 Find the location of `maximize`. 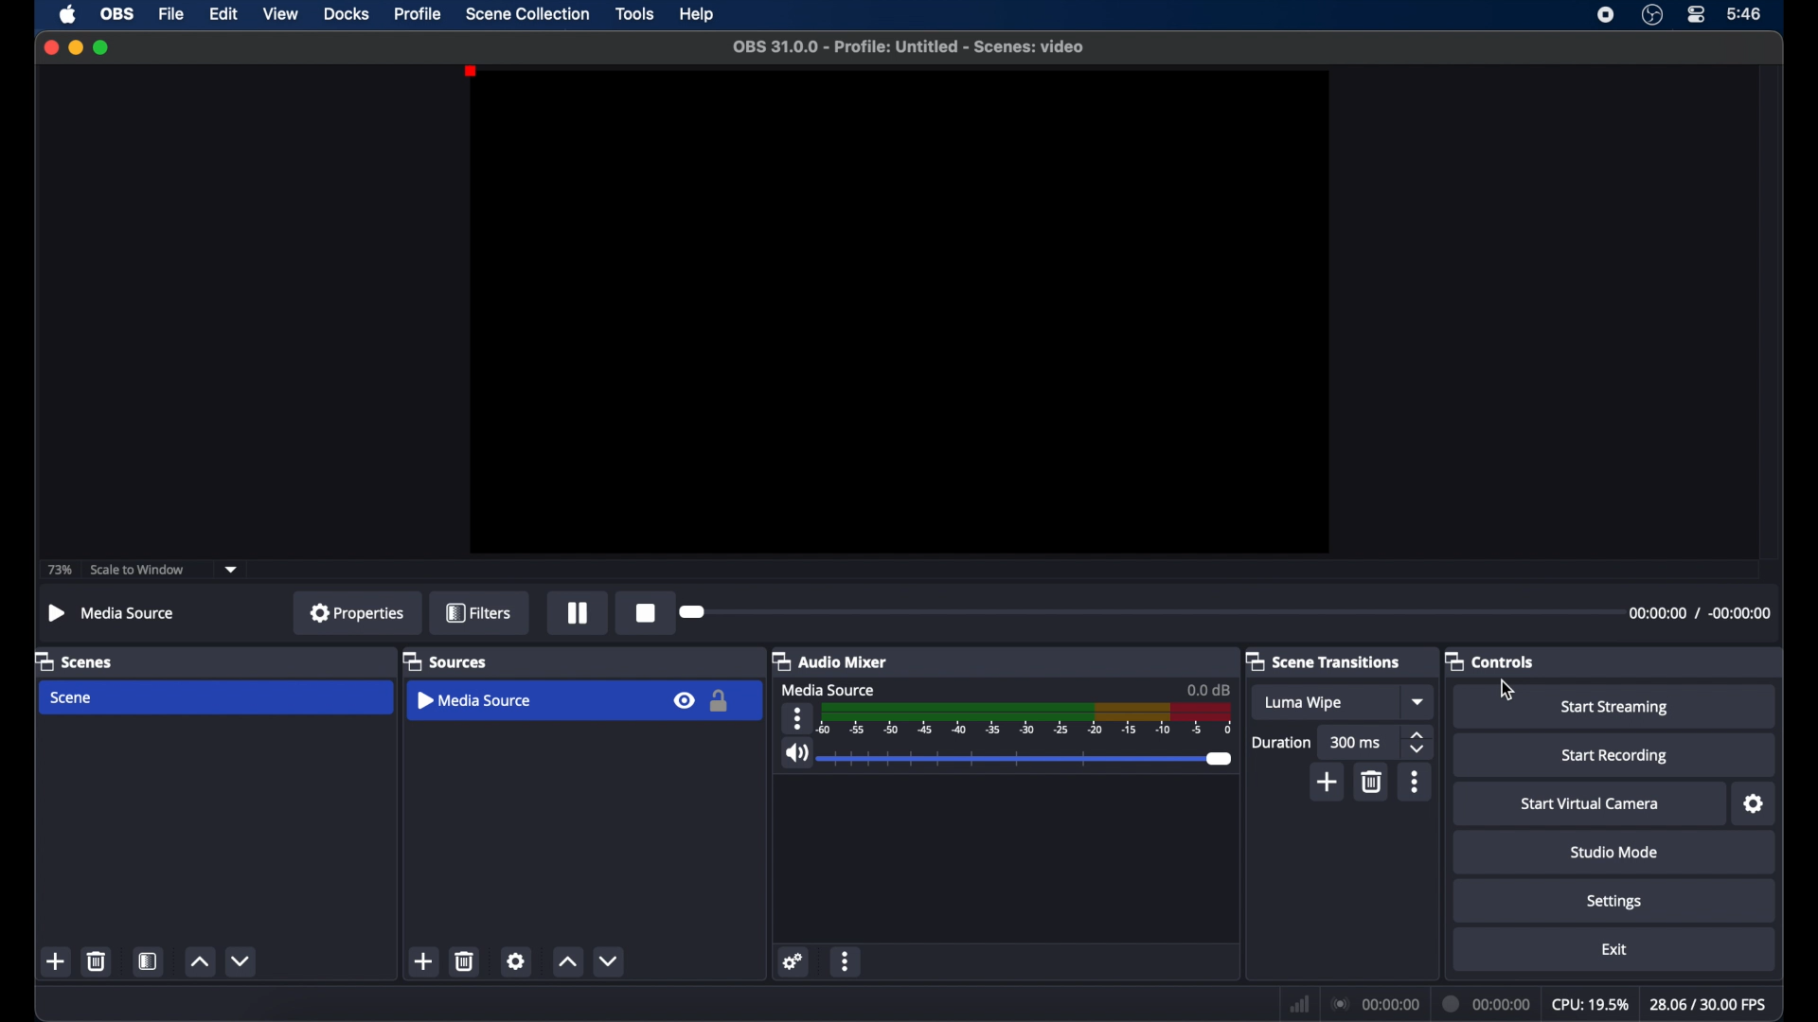

maximize is located at coordinates (102, 47).